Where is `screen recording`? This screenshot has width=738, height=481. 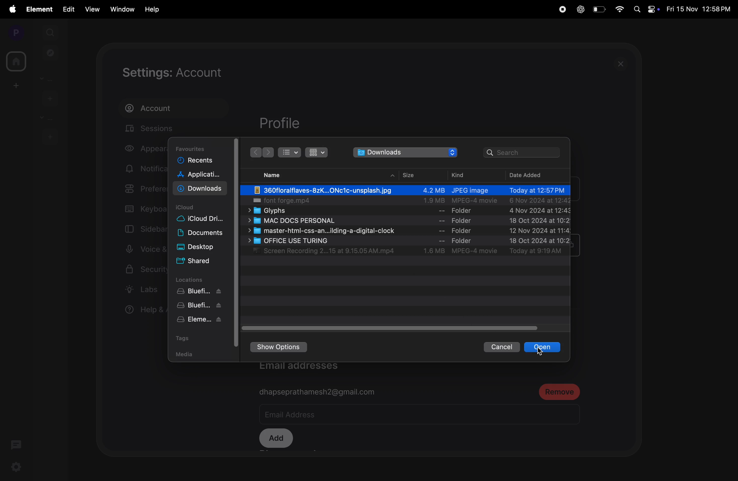 screen recording is located at coordinates (407, 252).